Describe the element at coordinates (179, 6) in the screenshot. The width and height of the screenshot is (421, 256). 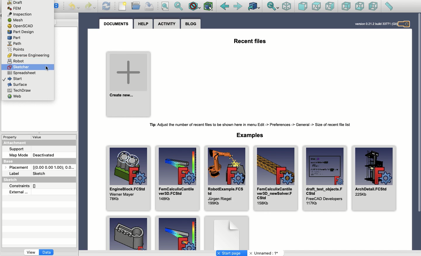
I see `Fit selection` at that location.